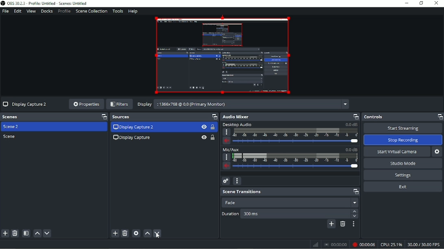 The height and width of the screenshot is (249, 444). I want to click on Display Capture 2, so click(134, 127).